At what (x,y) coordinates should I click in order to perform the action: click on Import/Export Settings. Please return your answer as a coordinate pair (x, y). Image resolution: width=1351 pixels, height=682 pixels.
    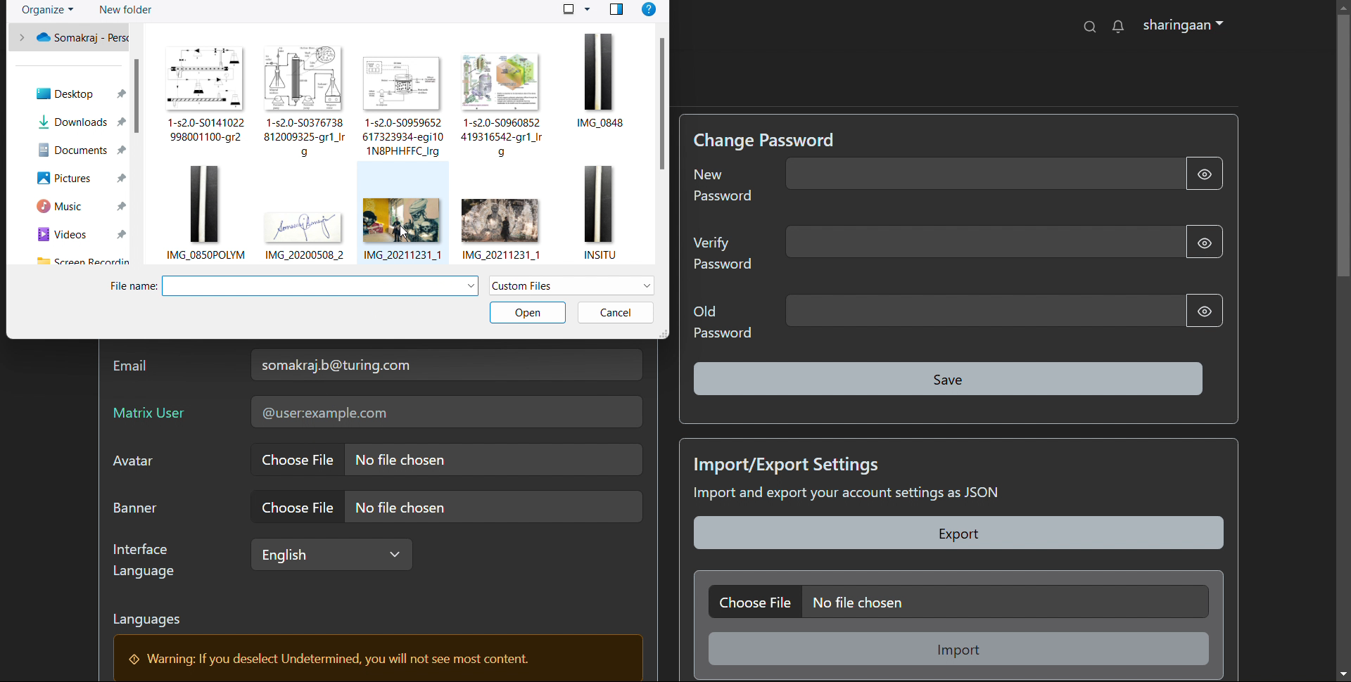
    Looking at the image, I should click on (790, 463).